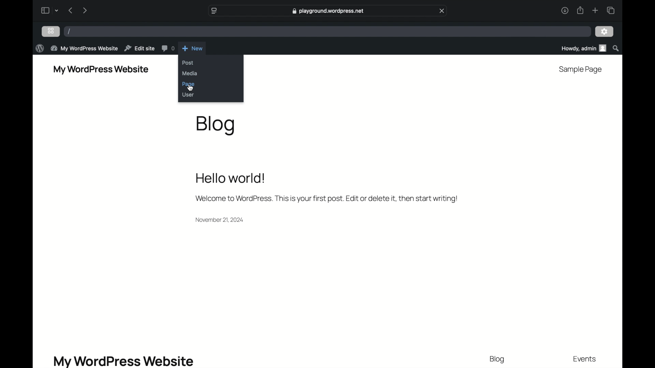 This screenshot has width=655, height=368. What do you see at coordinates (583, 48) in the screenshot?
I see `howdy, admin` at bounding box center [583, 48].